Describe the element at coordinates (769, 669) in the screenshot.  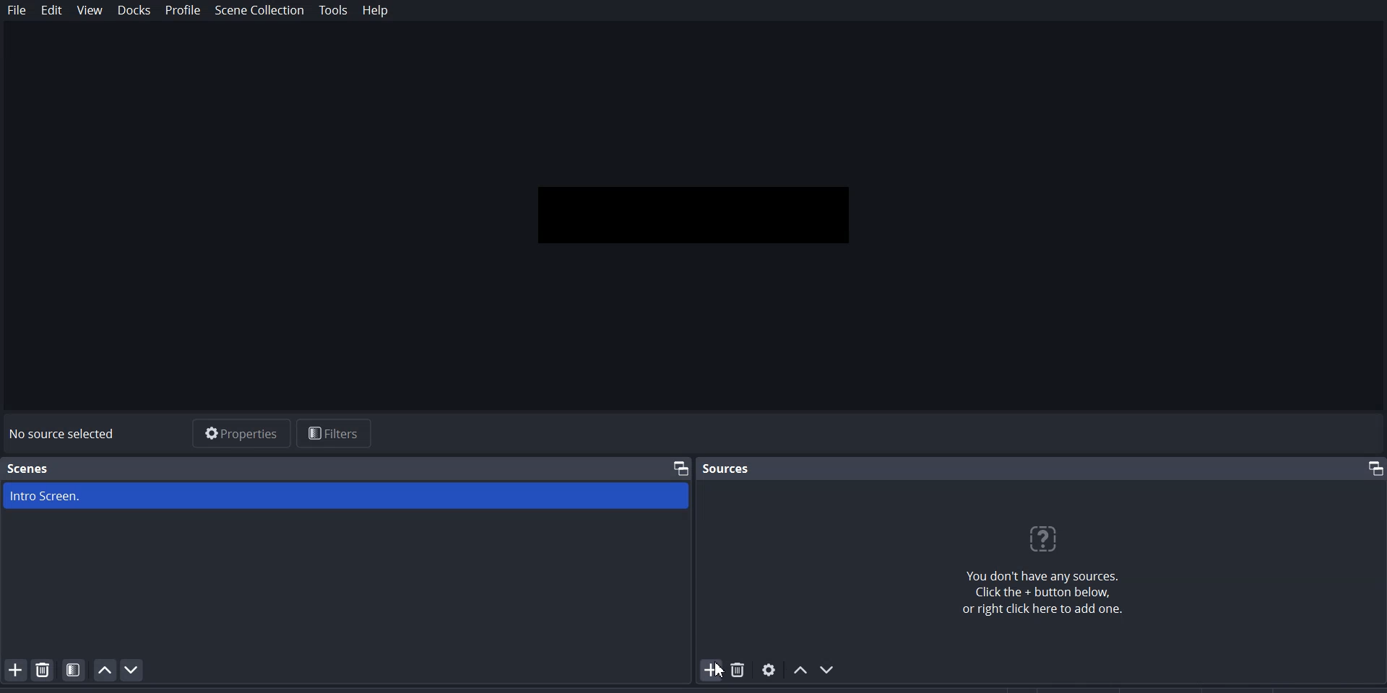
I see `open source properties` at that location.